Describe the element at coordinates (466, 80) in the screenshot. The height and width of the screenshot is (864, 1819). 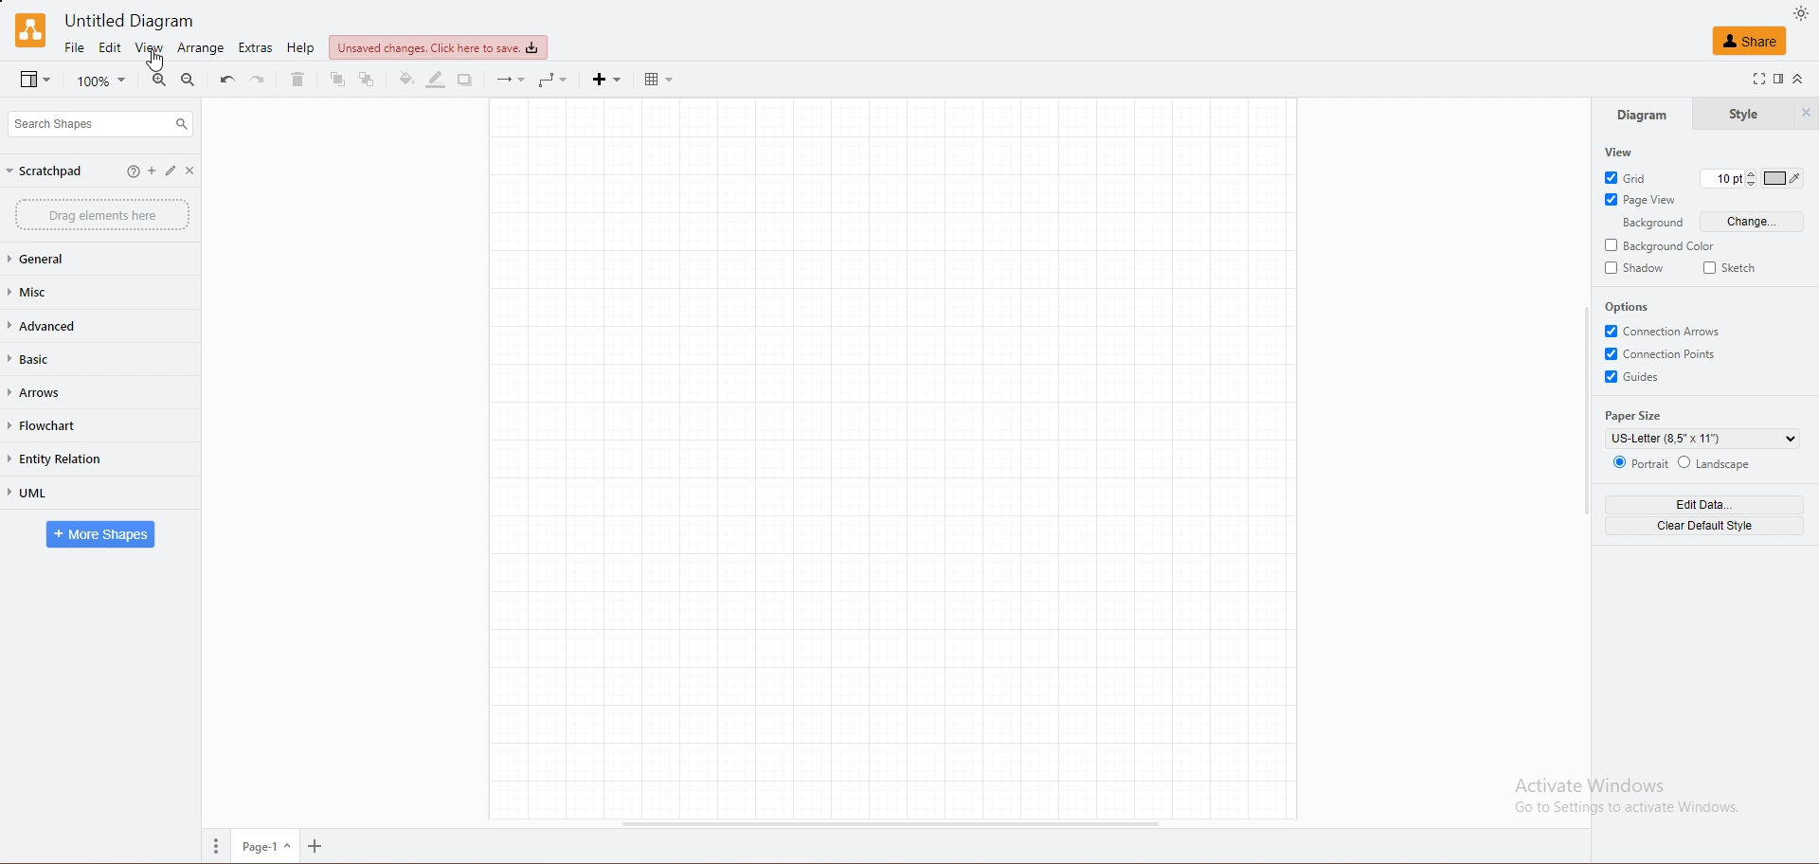
I see `shadow` at that location.